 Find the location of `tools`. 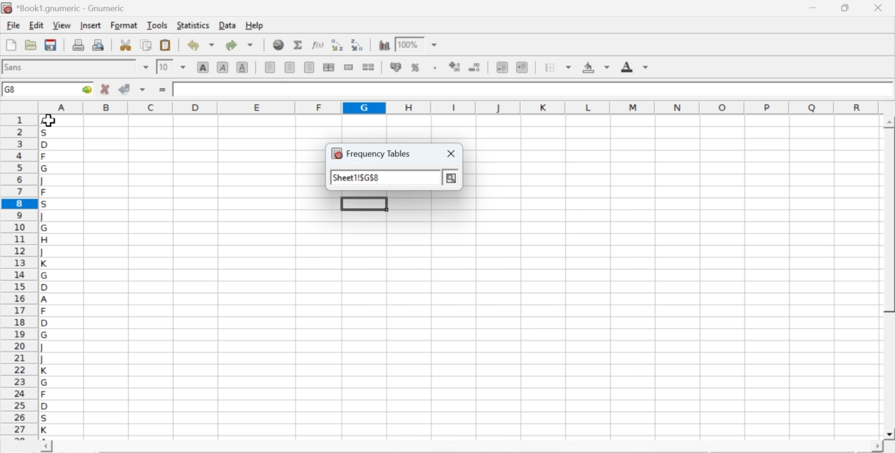

tools is located at coordinates (158, 24).